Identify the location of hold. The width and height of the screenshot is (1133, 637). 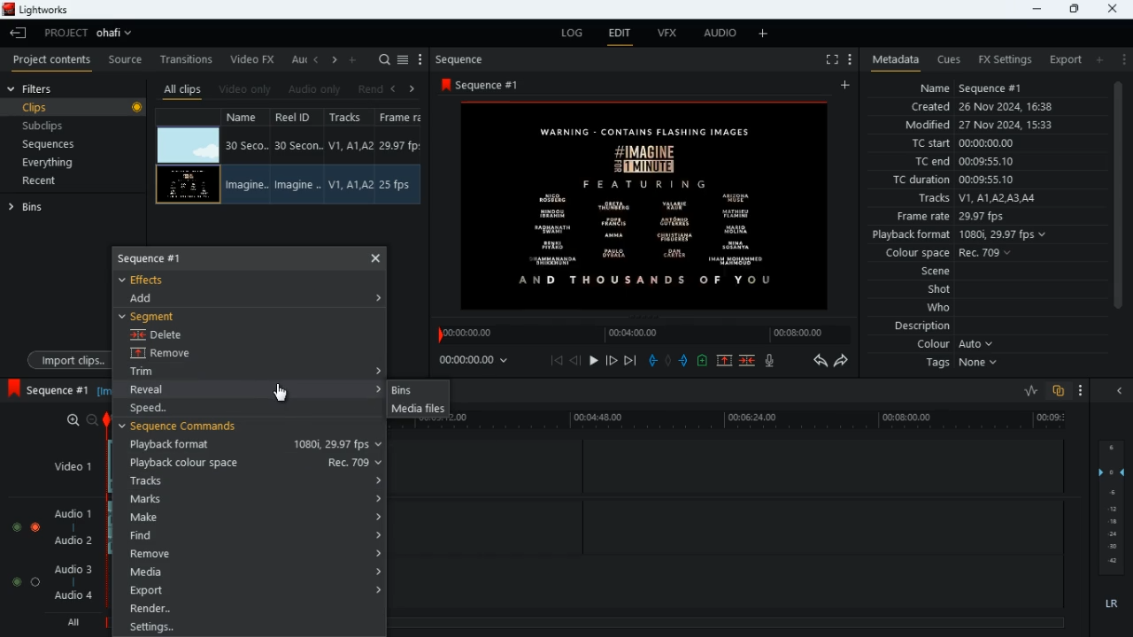
(669, 361).